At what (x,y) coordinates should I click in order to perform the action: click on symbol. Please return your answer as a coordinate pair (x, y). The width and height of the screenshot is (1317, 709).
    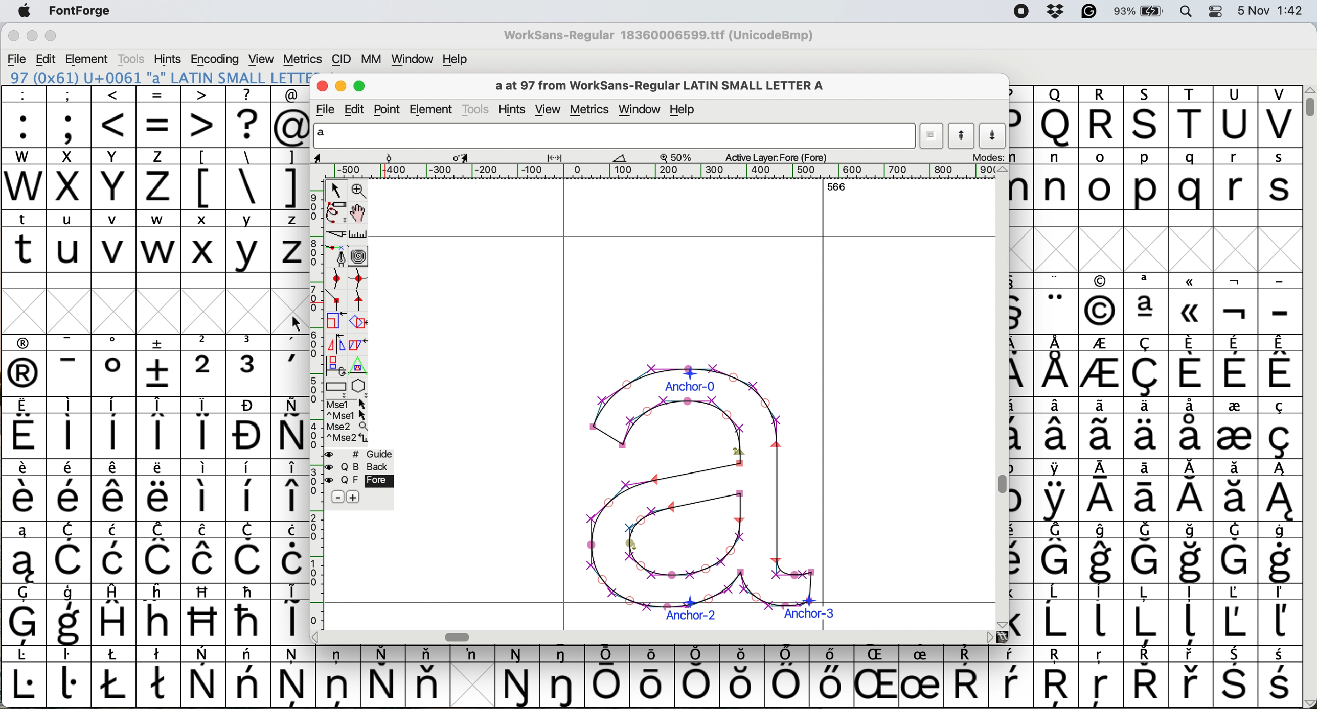
    Looking at the image, I should click on (1057, 366).